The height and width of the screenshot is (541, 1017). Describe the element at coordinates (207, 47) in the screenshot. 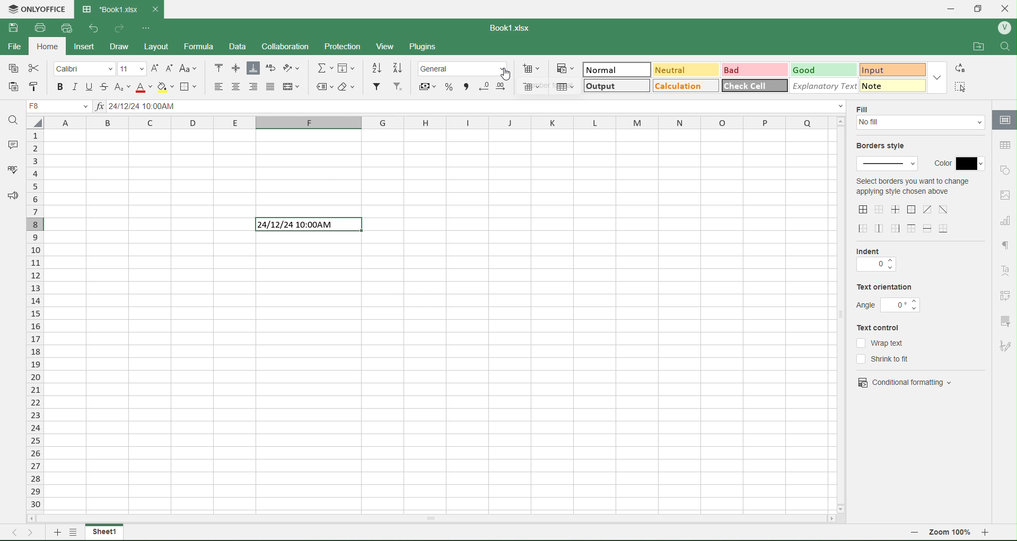

I see `Formual` at that location.